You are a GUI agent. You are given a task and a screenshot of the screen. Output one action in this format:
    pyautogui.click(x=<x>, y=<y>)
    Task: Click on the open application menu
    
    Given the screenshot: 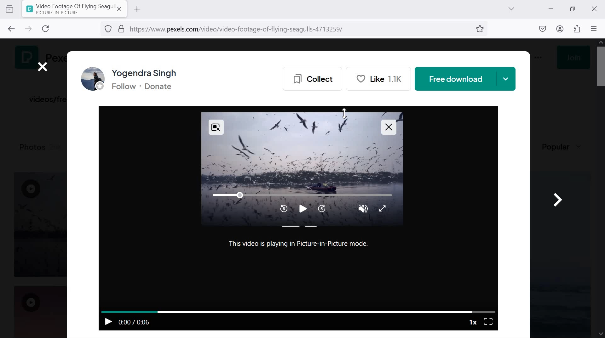 What is the action you would take?
    pyautogui.click(x=595, y=29)
    